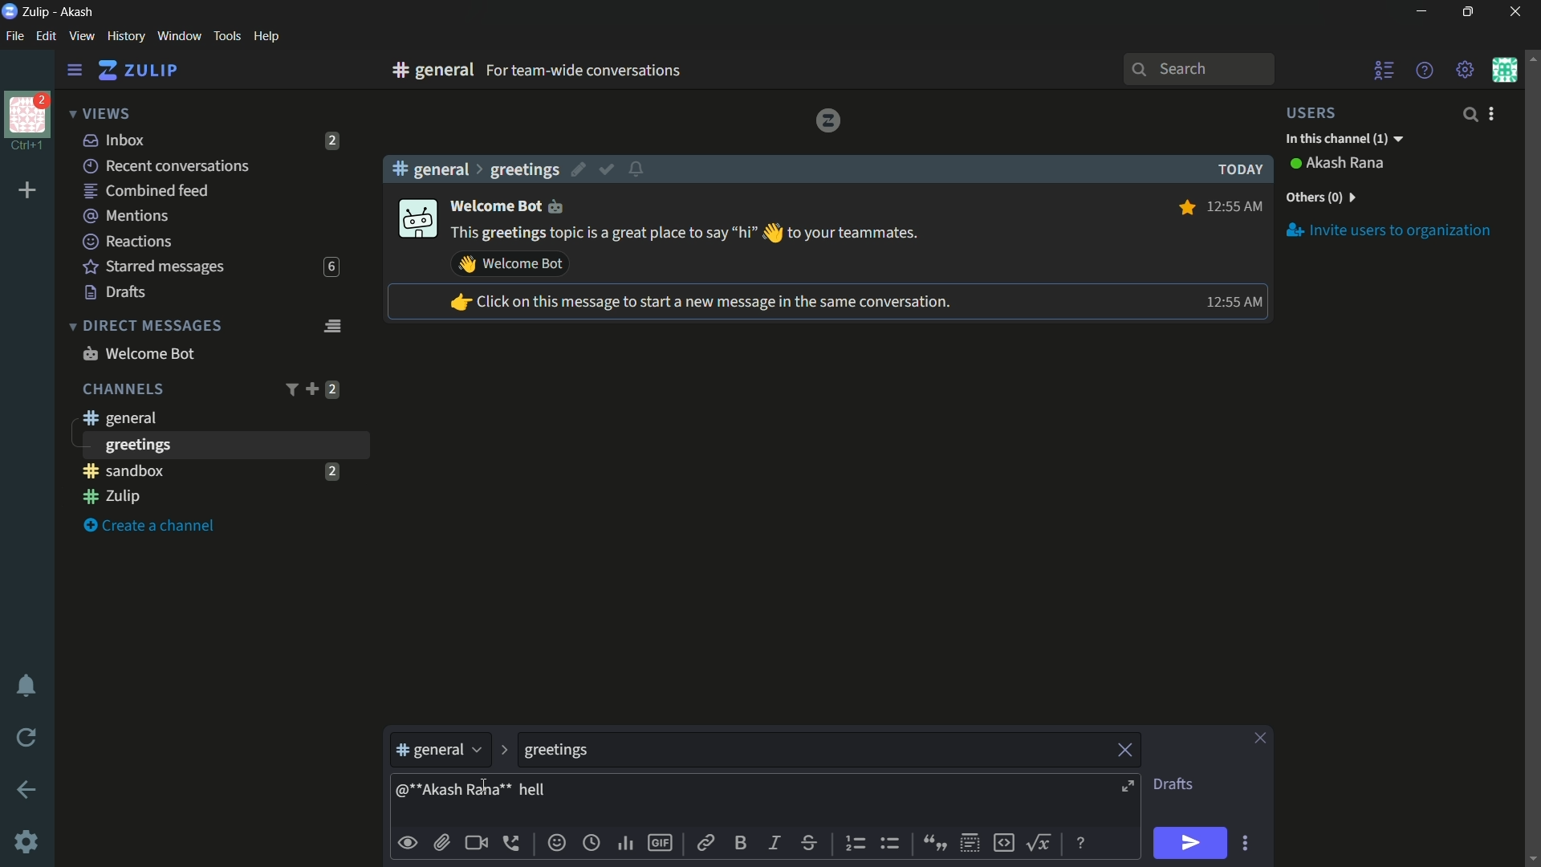  What do you see at coordinates (196, 470) in the screenshot?
I see `sandbox` at bounding box center [196, 470].